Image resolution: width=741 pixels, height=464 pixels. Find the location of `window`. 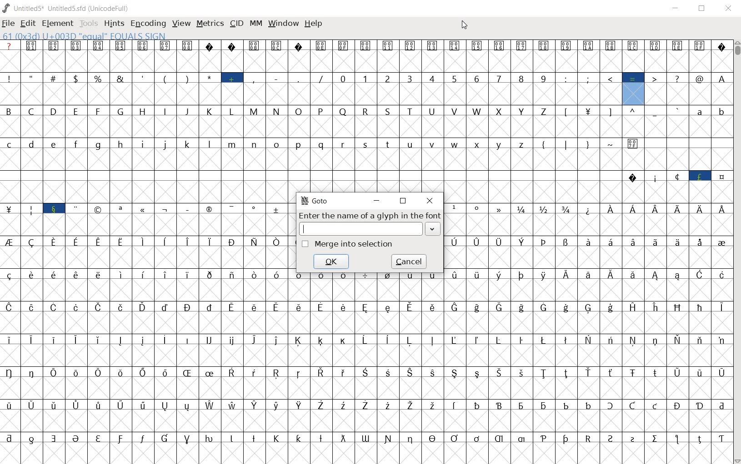

window is located at coordinates (283, 24).